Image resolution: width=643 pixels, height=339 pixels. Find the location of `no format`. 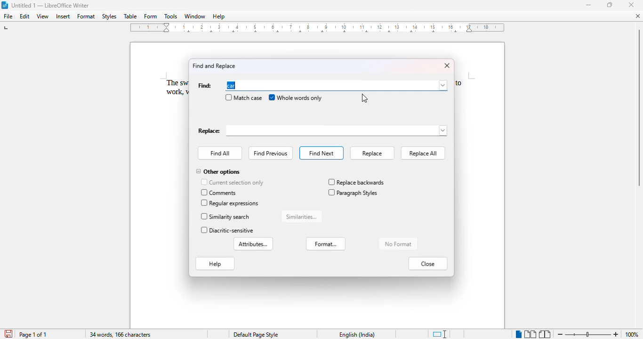

no format is located at coordinates (397, 243).